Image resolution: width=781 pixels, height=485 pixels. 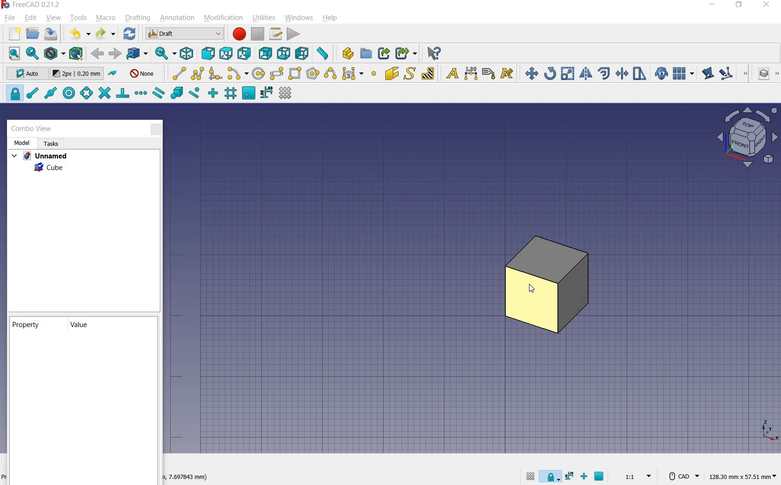 I want to click on clone, so click(x=662, y=74).